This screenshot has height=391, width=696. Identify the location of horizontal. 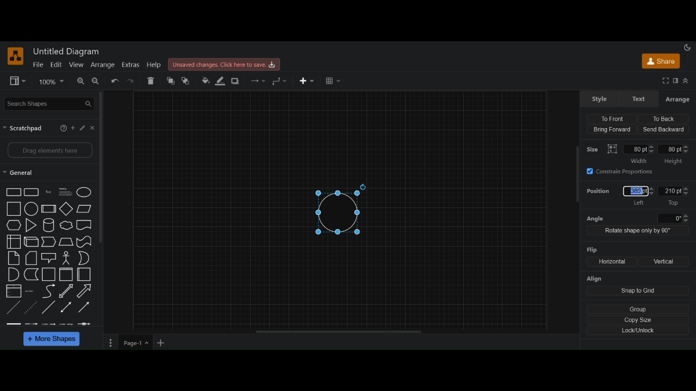
(611, 261).